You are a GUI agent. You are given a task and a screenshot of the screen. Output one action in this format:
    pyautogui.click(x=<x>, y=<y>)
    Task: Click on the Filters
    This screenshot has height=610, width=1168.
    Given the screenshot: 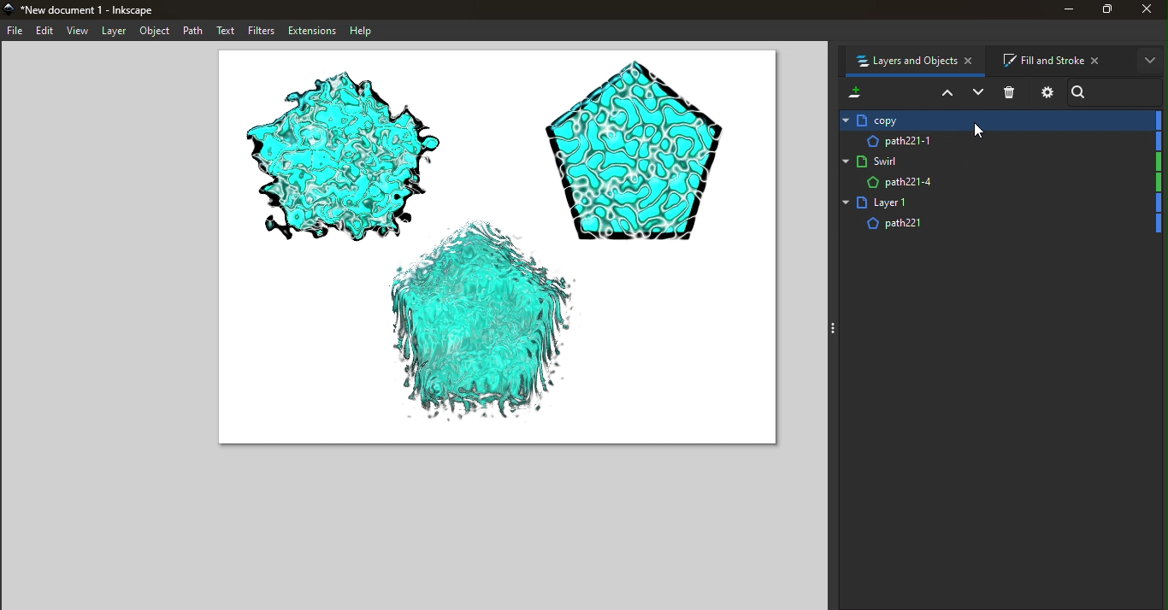 What is the action you would take?
    pyautogui.click(x=262, y=31)
    